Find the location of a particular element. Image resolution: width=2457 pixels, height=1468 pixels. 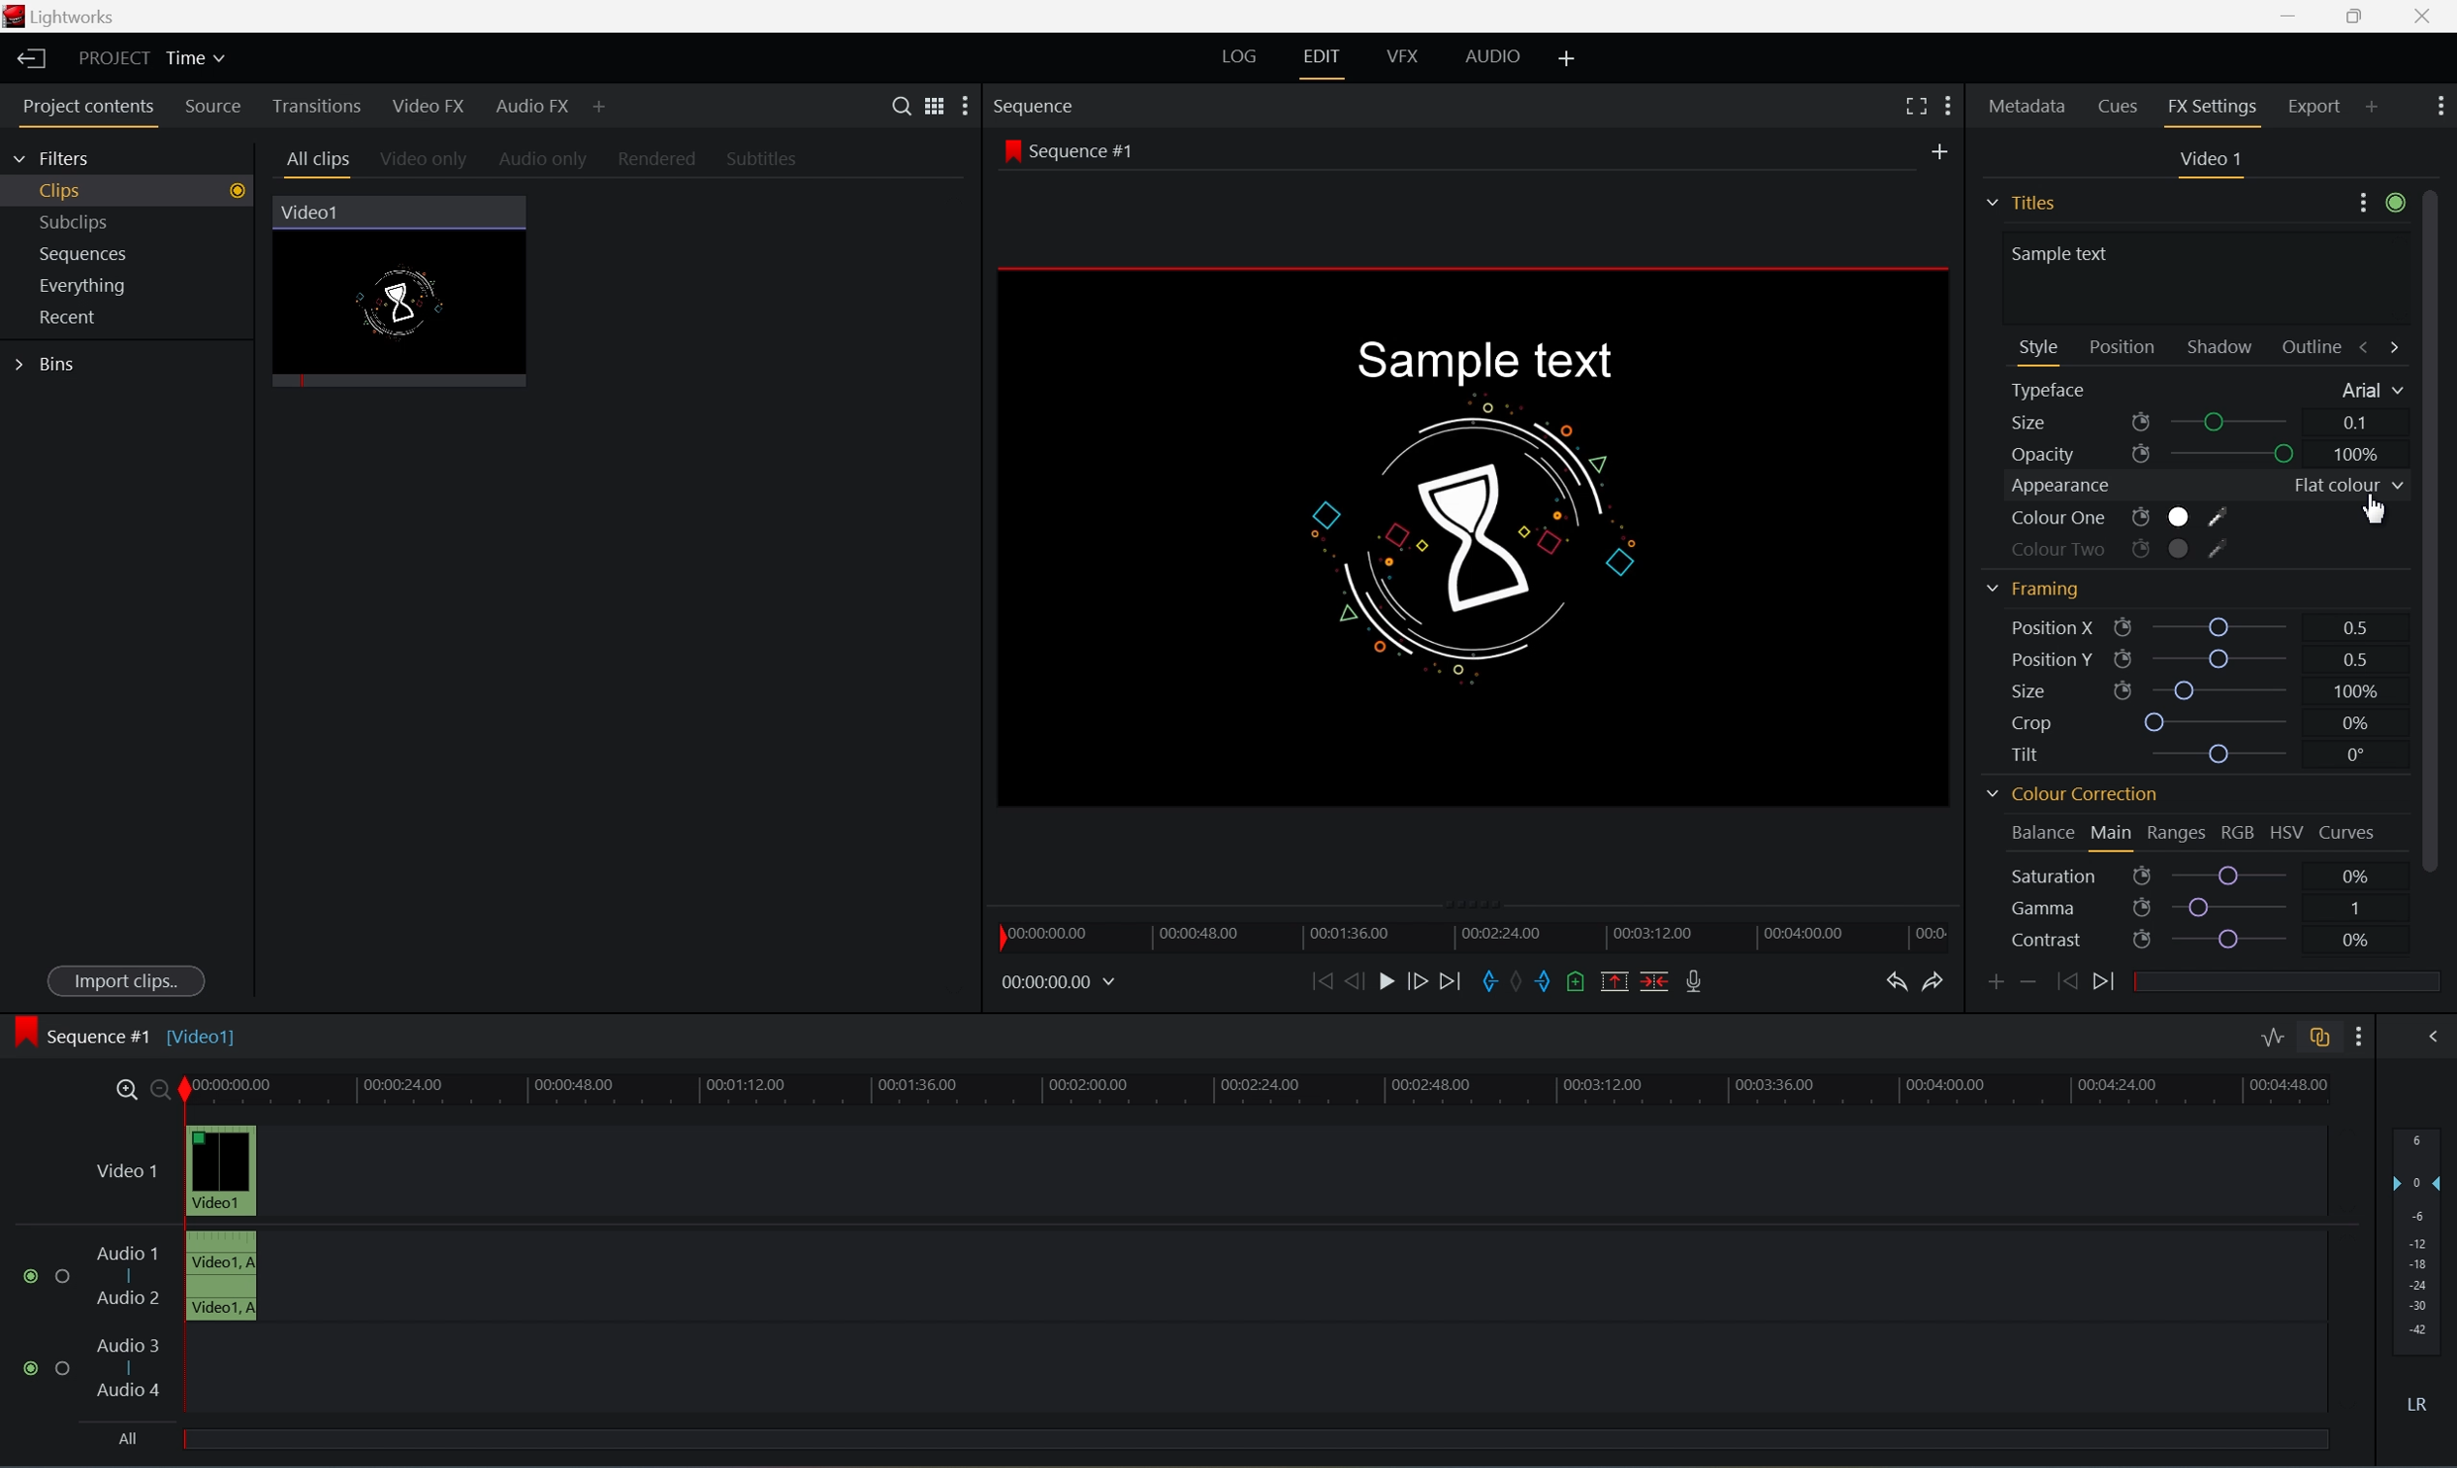

flat colour is located at coordinates (2342, 487).